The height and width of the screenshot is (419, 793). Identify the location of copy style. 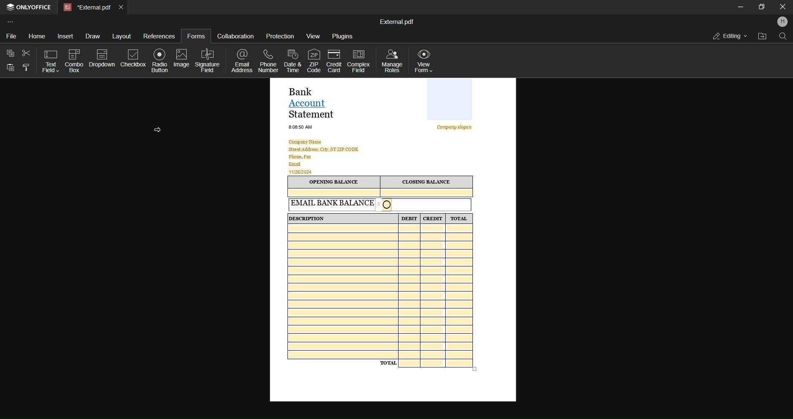
(27, 68).